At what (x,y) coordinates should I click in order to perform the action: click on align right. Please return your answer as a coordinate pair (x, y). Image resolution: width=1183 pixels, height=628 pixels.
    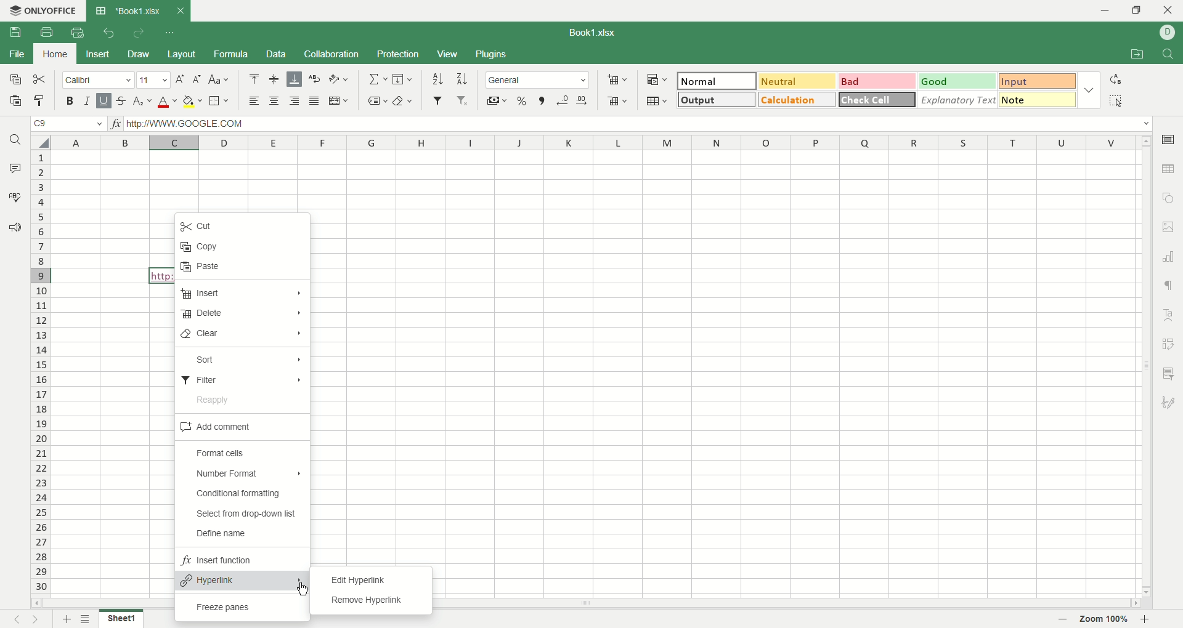
    Looking at the image, I should click on (293, 100).